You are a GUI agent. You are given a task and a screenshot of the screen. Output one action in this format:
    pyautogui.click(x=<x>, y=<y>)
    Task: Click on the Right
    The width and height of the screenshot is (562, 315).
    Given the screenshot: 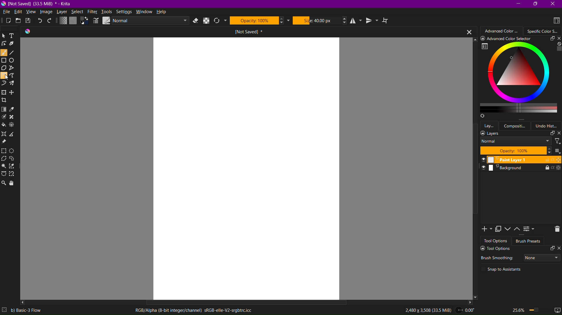 What is the action you would take?
    pyautogui.click(x=470, y=301)
    